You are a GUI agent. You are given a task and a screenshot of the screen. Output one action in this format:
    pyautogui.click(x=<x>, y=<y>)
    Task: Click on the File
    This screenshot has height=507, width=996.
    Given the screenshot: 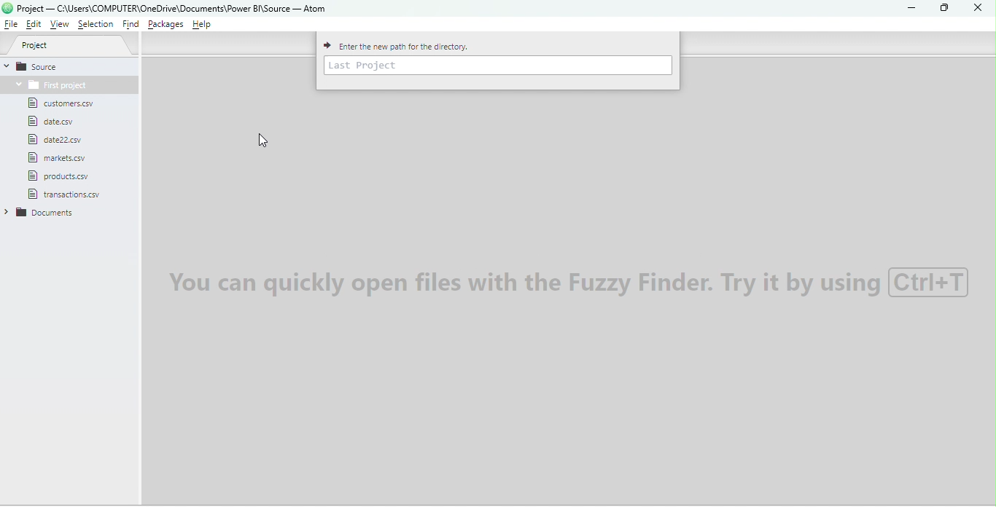 What is the action you would take?
    pyautogui.click(x=11, y=25)
    